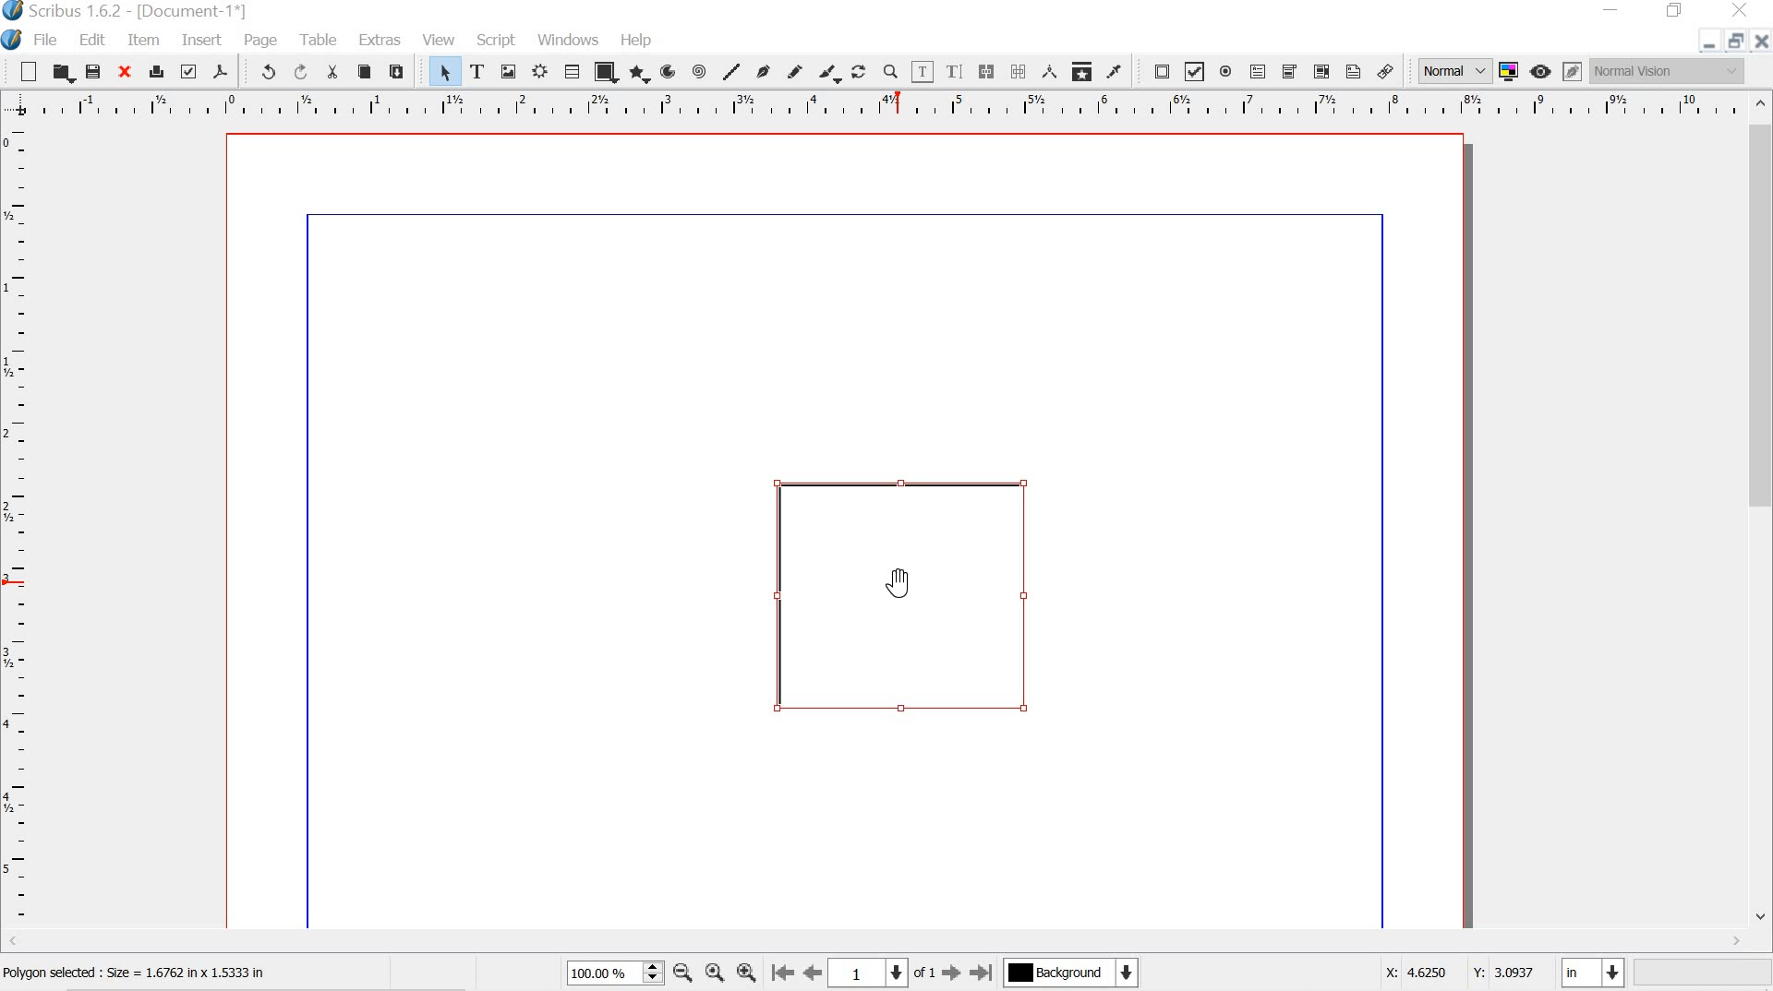 This screenshot has height=991, width=1773. What do you see at coordinates (746, 969) in the screenshot?
I see `zoom in` at bounding box center [746, 969].